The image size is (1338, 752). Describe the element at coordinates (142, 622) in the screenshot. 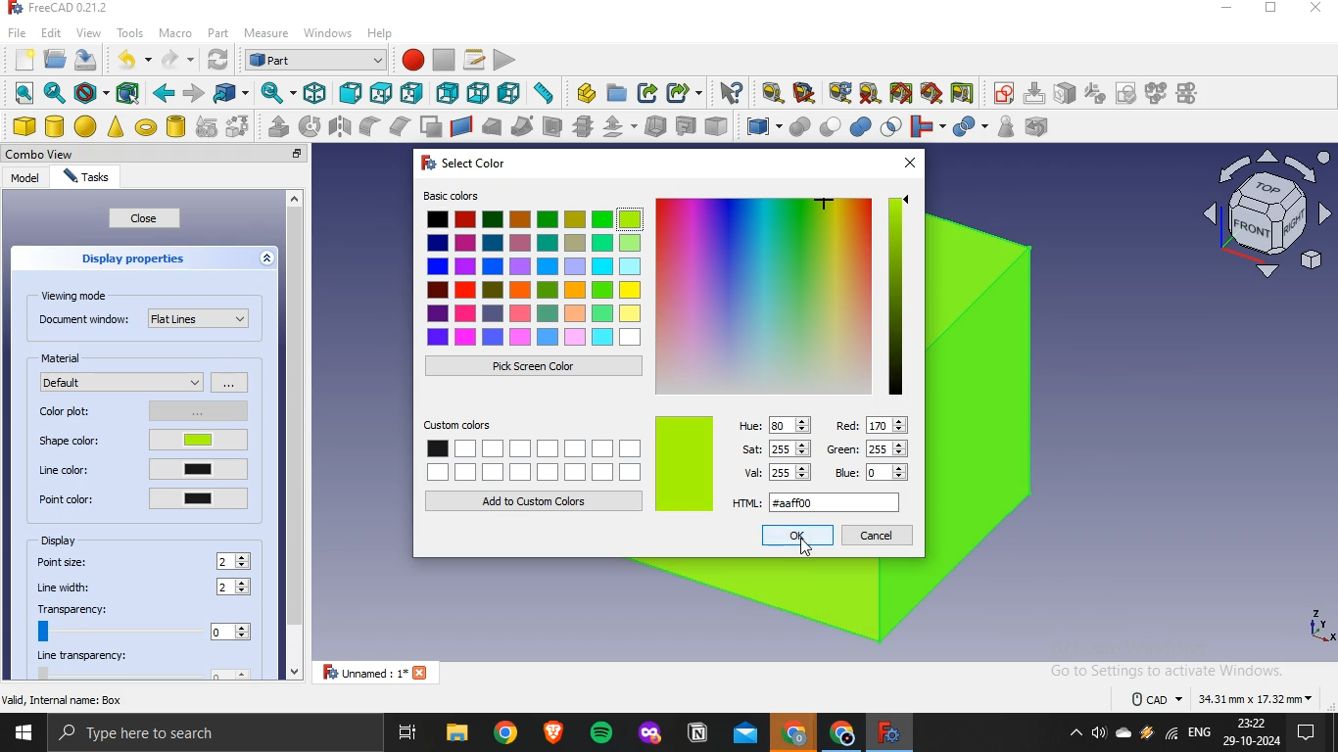

I see `transparency` at that location.